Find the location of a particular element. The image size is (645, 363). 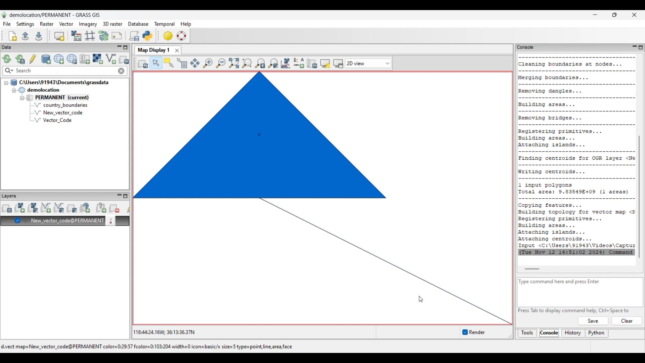

Add various vector map layers is located at coordinates (59, 208).